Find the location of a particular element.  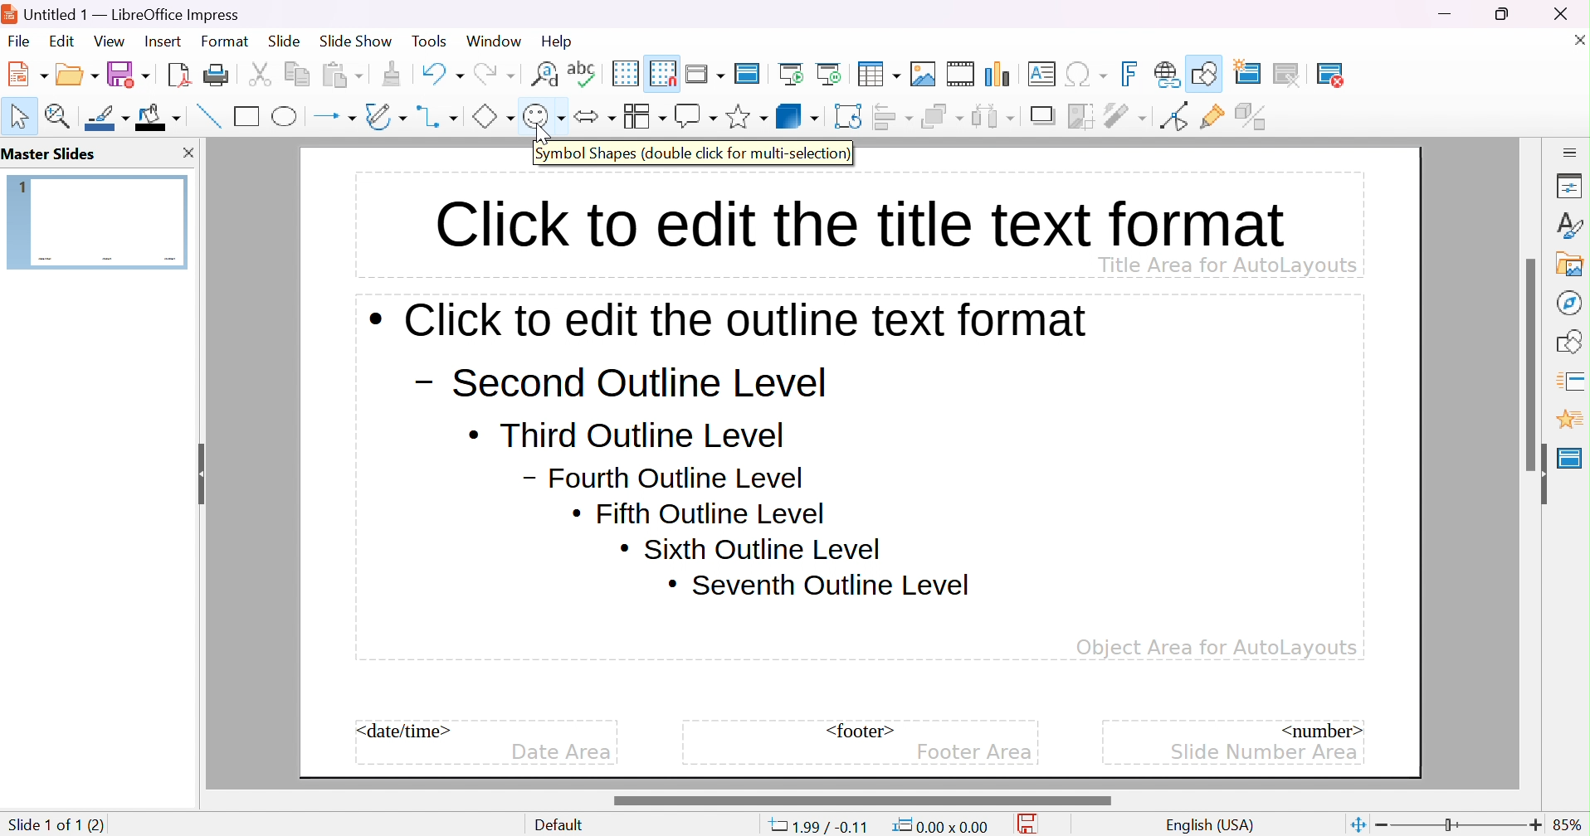

copy is located at coordinates (297, 71).